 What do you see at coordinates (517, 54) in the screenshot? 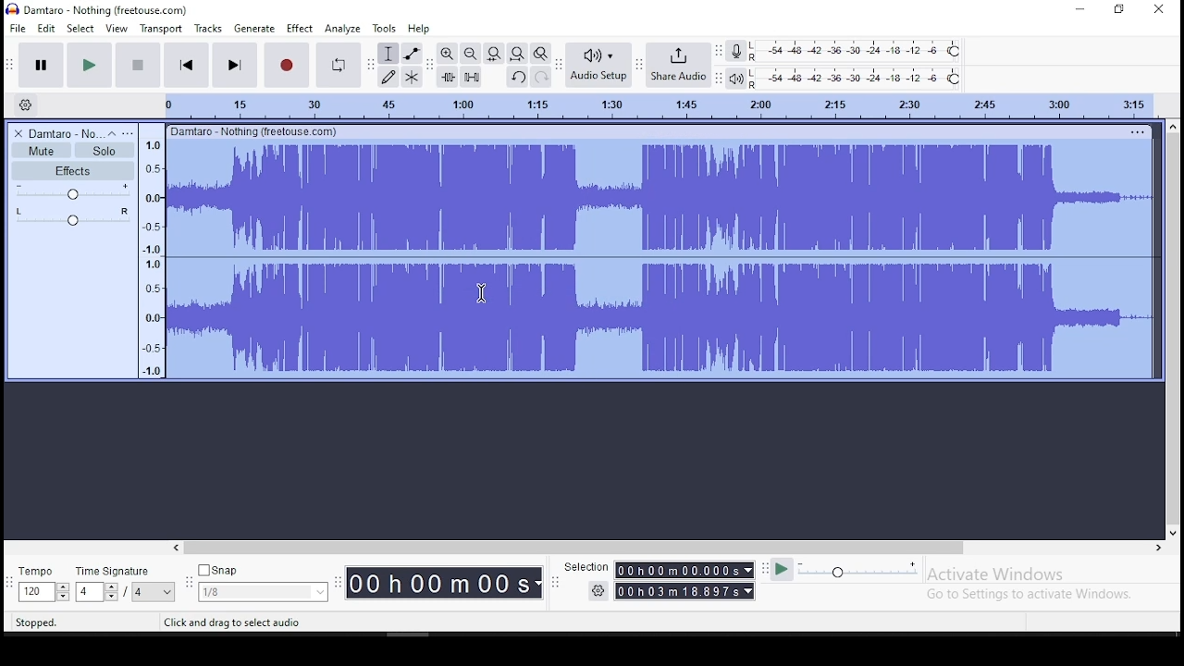
I see `fit project to width` at bounding box center [517, 54].